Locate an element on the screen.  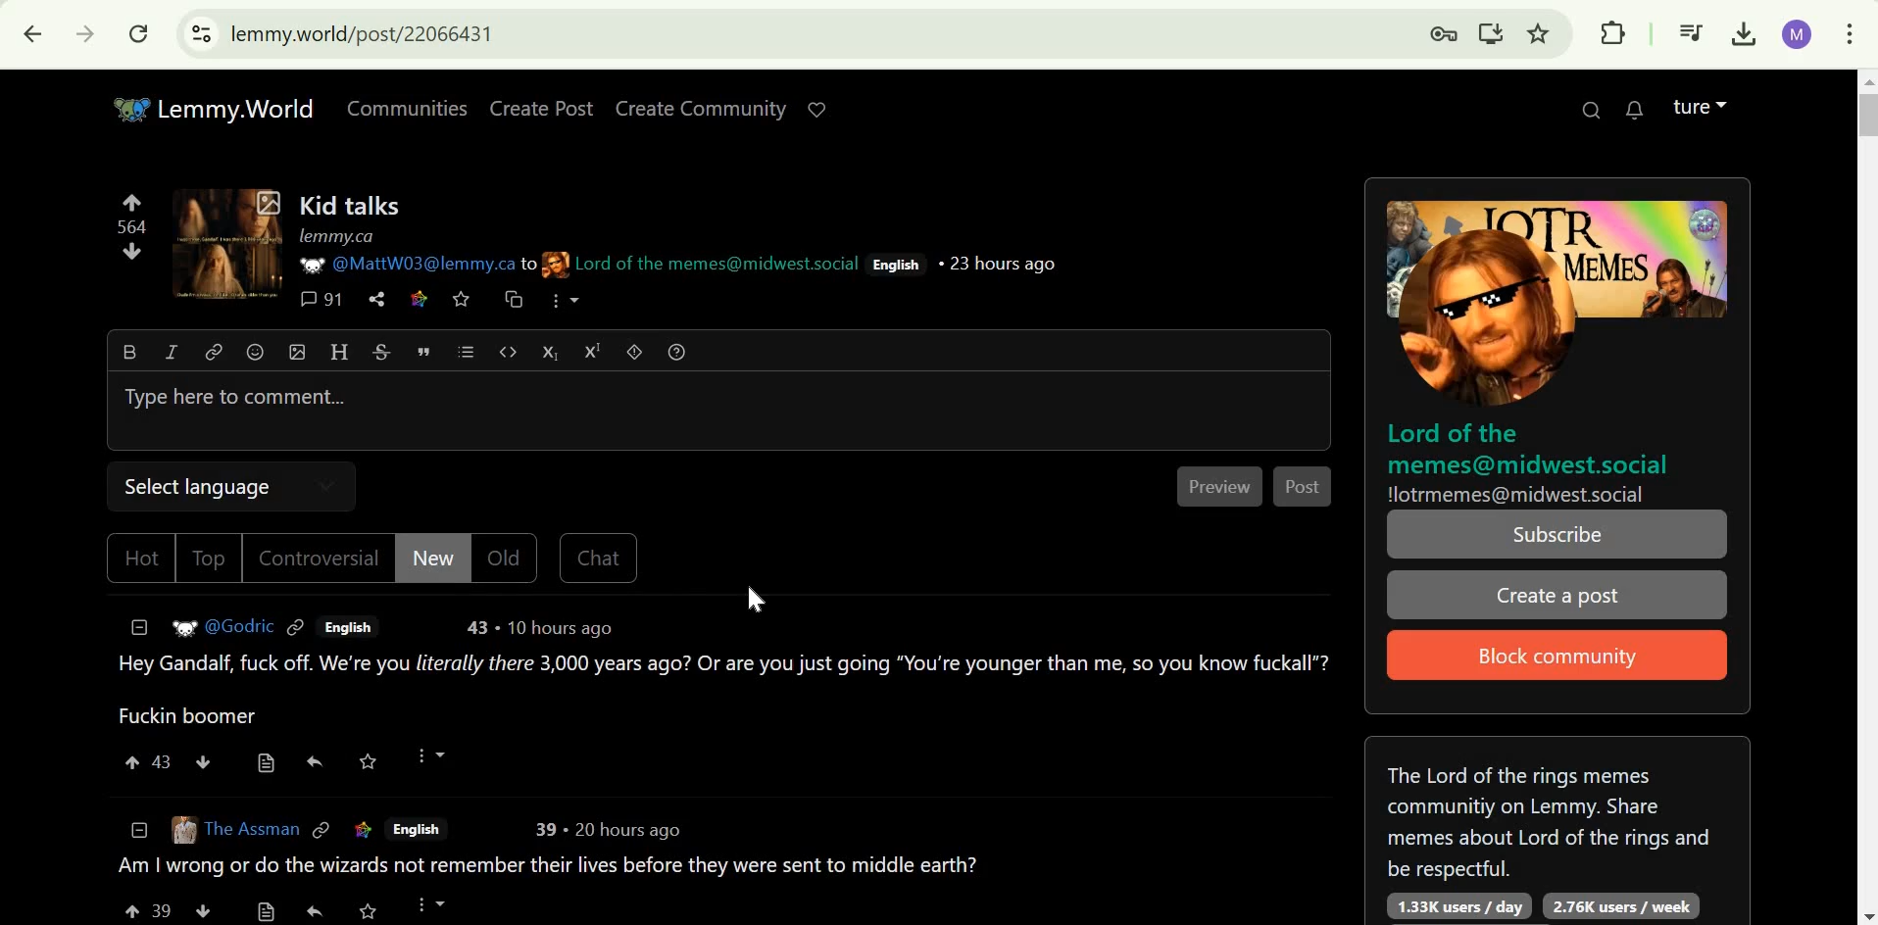
downvote is located at coordinates (132, 251).